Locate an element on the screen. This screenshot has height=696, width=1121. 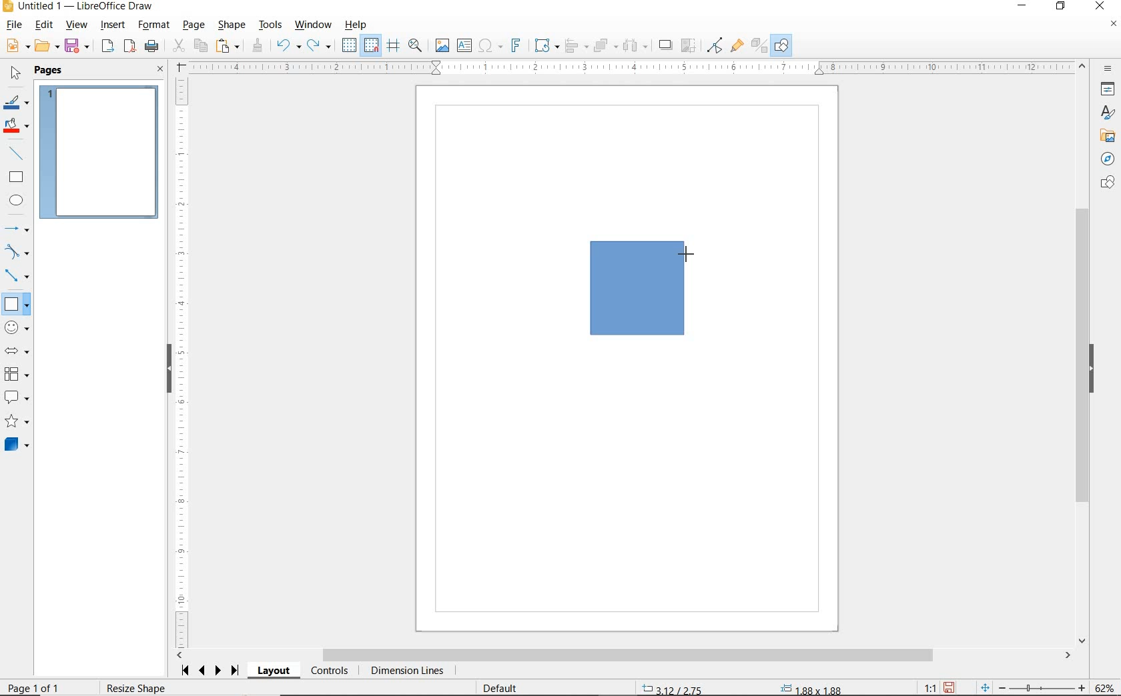
SCALING FACTOR is located at coordinates (925, 685).